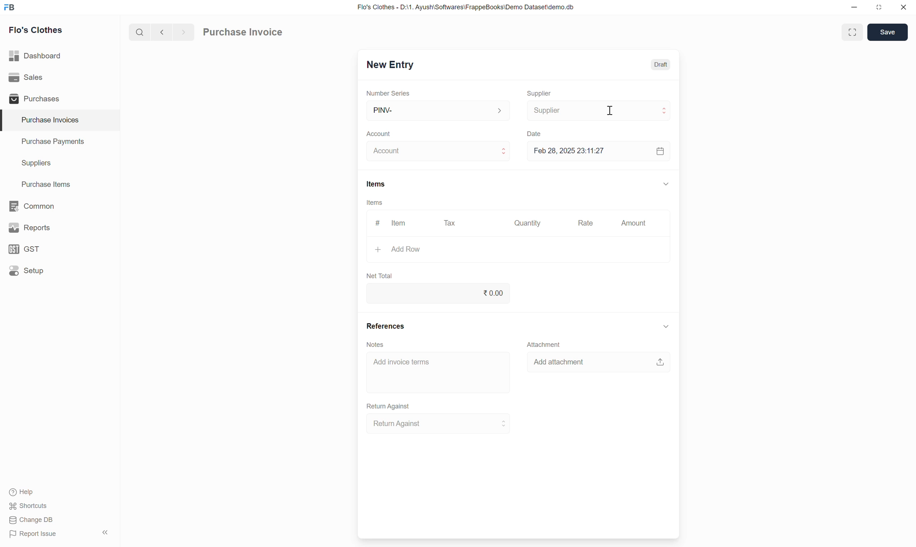 The image size is (916, 547). What do you see at coordinates (634, 223) in the screenshot?
I see `Amount` at bounding box center [634, 223].